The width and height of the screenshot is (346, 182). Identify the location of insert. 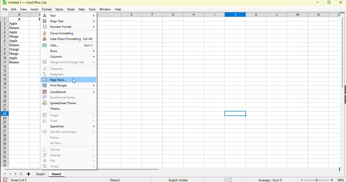
(34, 10).